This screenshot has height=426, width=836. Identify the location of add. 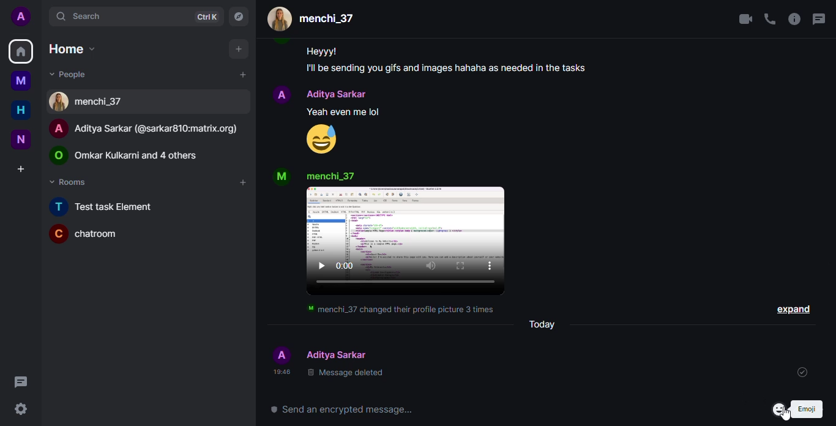
(242, 182).